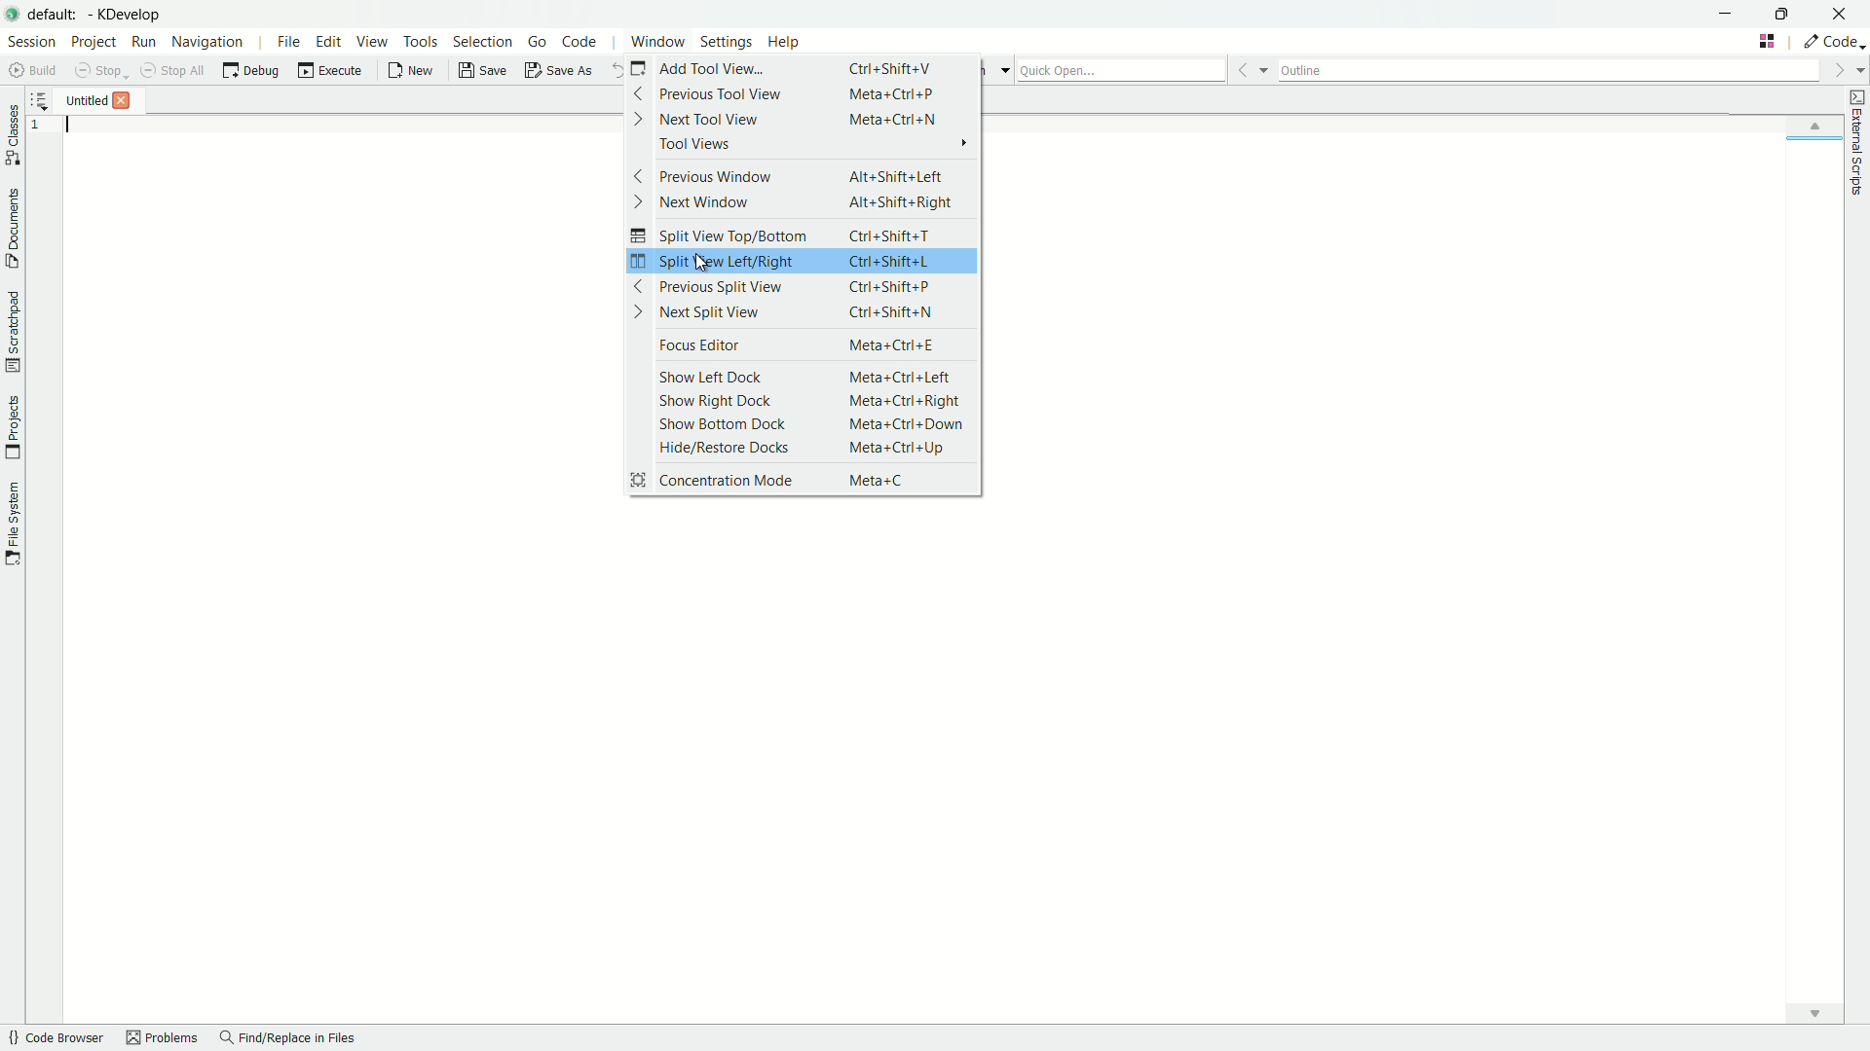 This screenshot has height=1051, width=1870. Describe the element at coordinates (728, 43) in the screenshot. I see `settings menu` at that location.